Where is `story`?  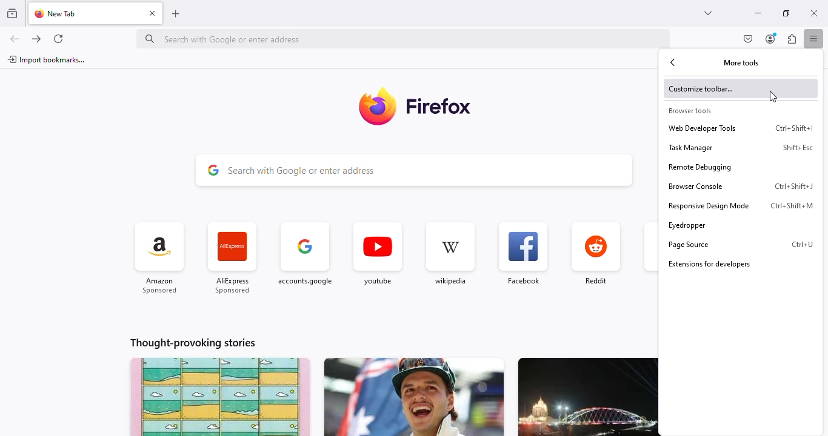 story is located at coordinates (413, 397).